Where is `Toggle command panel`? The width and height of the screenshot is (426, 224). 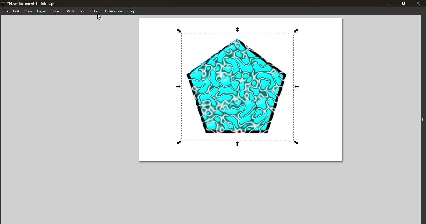
Toggle command panel is located at coordinates (423, 120).